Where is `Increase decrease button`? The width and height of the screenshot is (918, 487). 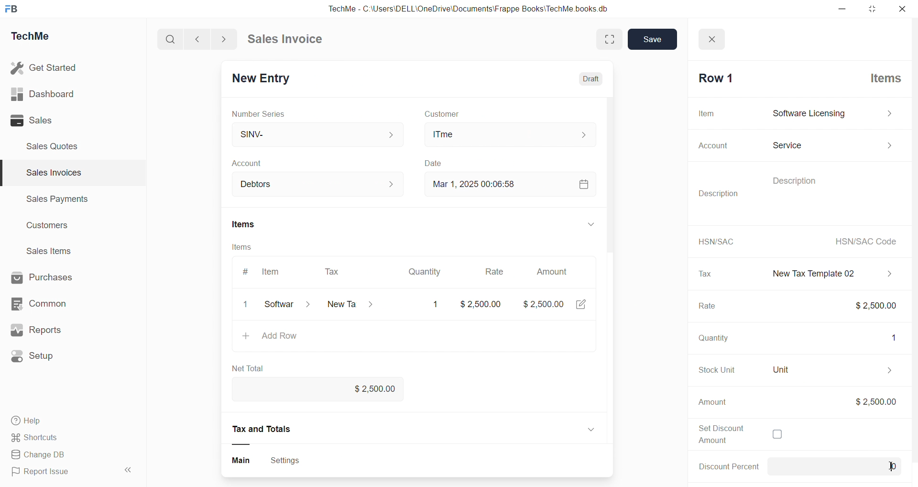 Increase decrease button is located at coordinates (391, 183).